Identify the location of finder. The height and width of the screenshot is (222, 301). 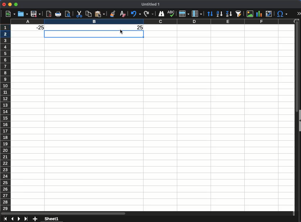
(162, 14).